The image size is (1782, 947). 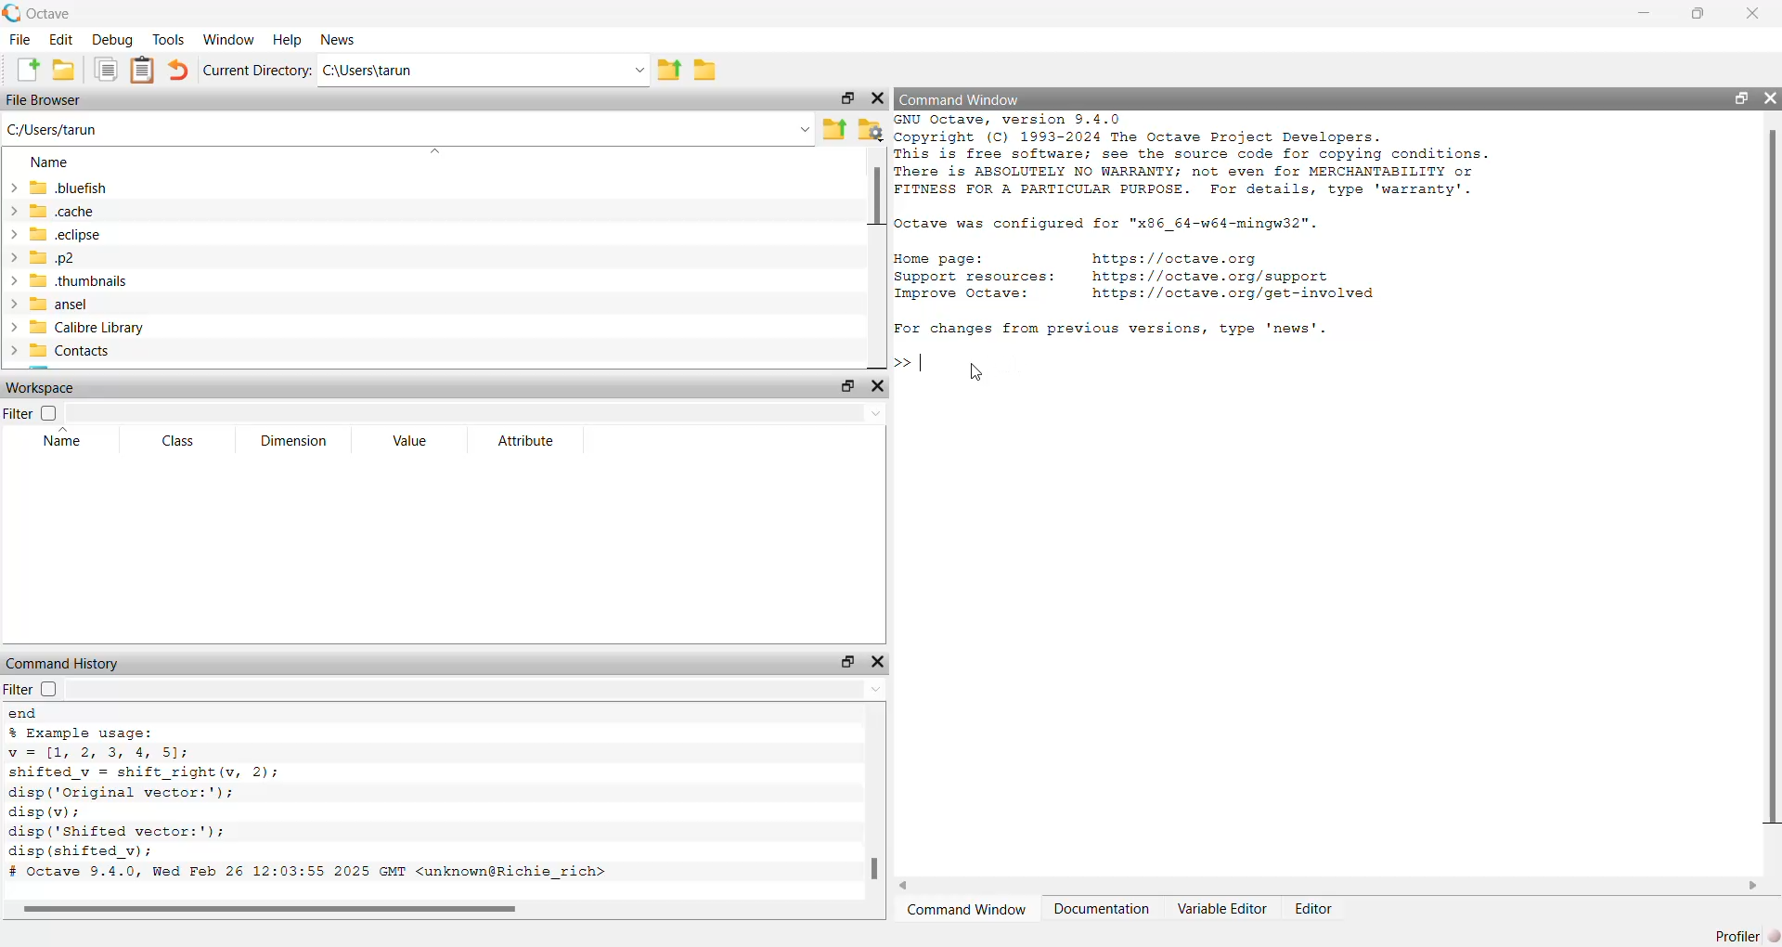 I want to click on debug, so click(x=114, y=41).